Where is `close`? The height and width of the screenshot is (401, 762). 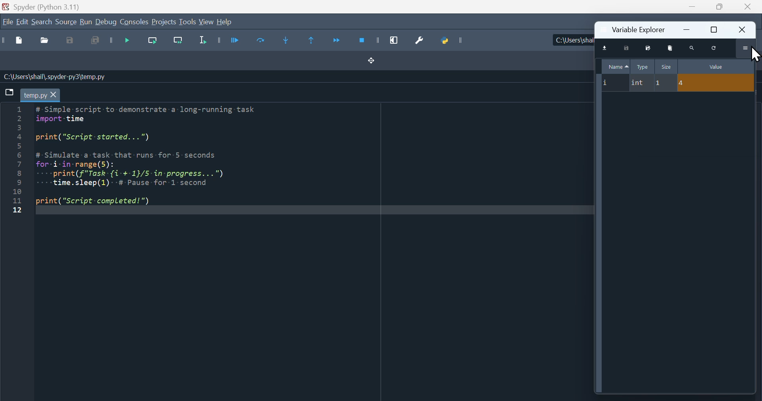
close is located at coordinates (743, 29).